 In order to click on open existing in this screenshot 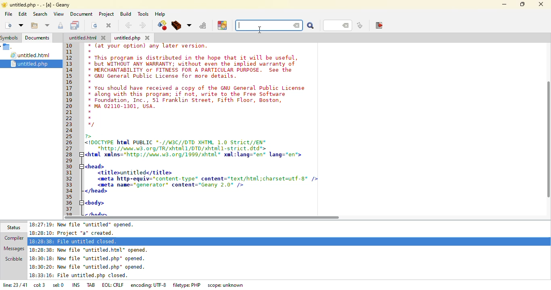, I will do `click(34, 26)`.